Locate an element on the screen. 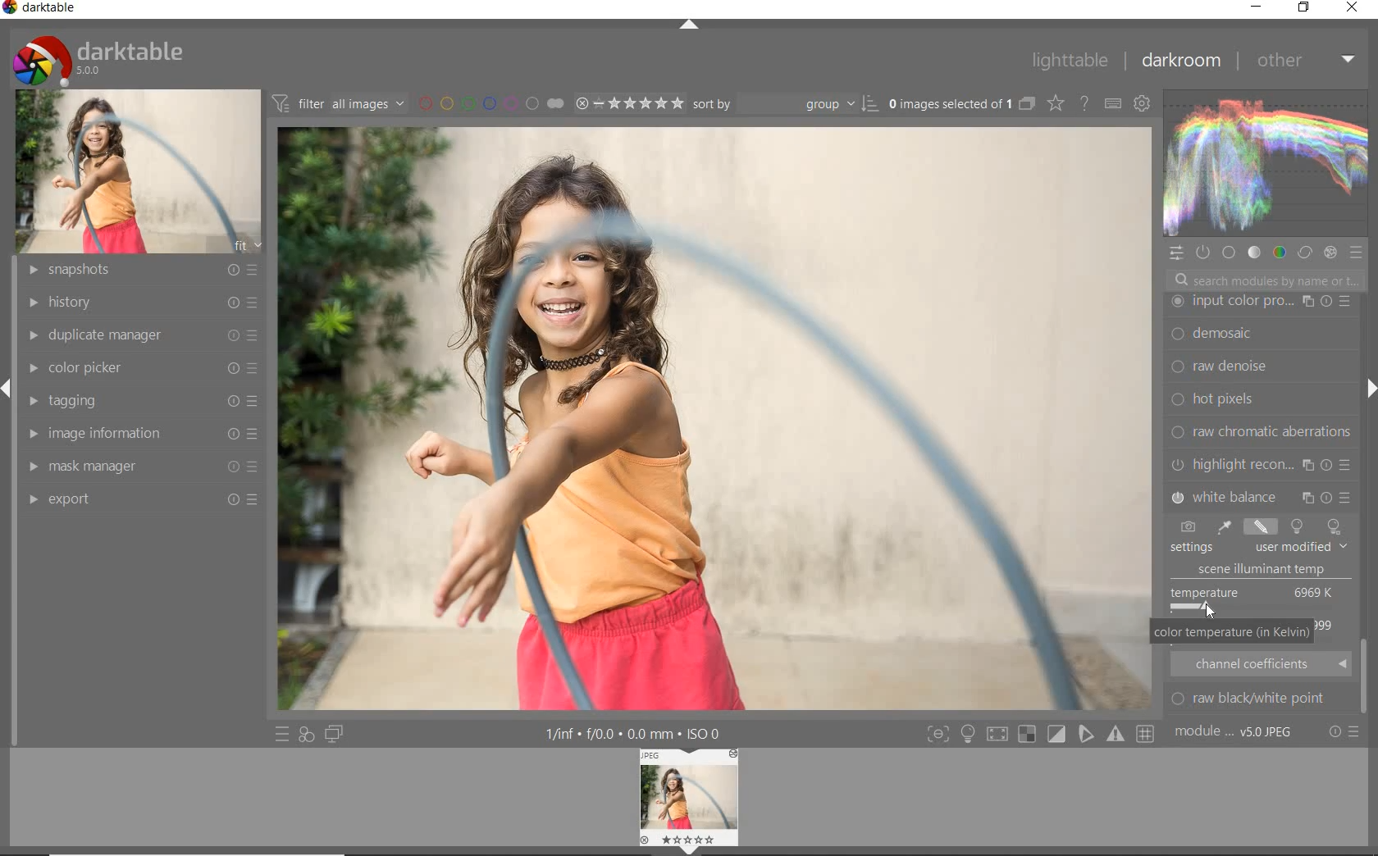  COLOR TEMPERATURE (IN kELVIN) is located at coordinates (1231, 634).